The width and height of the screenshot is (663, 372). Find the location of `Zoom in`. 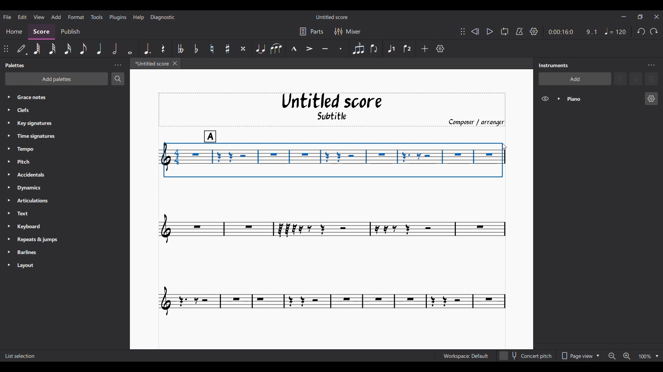

Zoom in is located at coordinates (626, 356).